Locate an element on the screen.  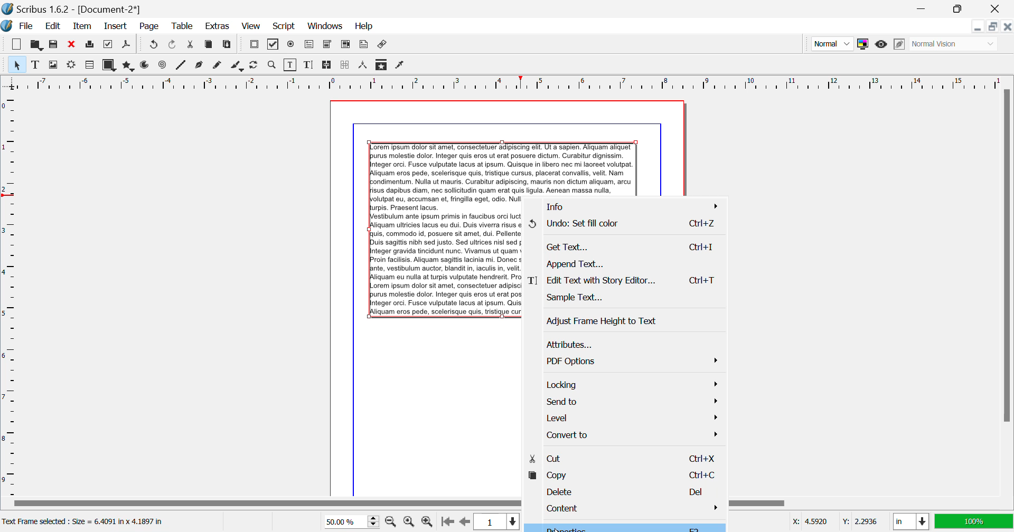
Delete is located at coordinates (622, 489).